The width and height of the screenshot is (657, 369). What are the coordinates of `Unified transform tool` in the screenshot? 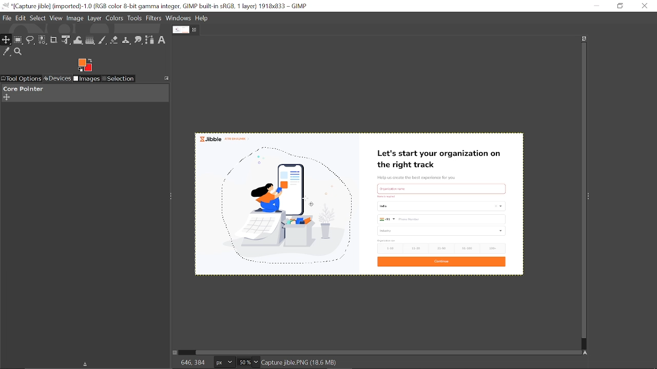 It's located at (65, 40).